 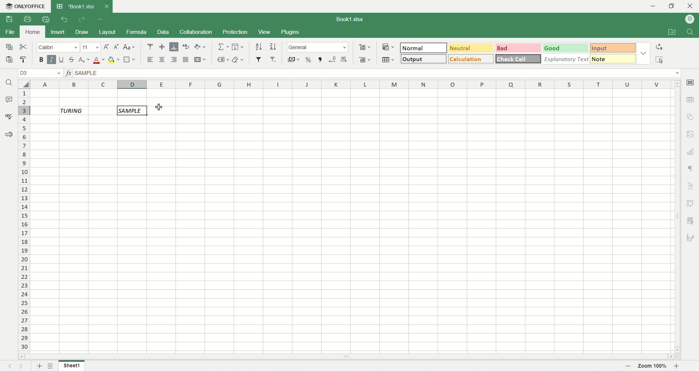 I want to click on align middle, so click(x=163, y=48).